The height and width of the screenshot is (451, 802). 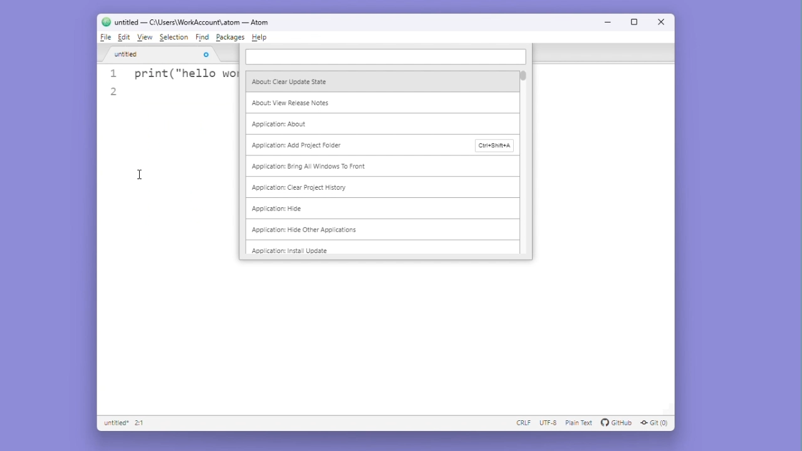 What do you see at coordinates (204, 38) in the screenshot?
I see `Find` at bounding box center [204, 38].